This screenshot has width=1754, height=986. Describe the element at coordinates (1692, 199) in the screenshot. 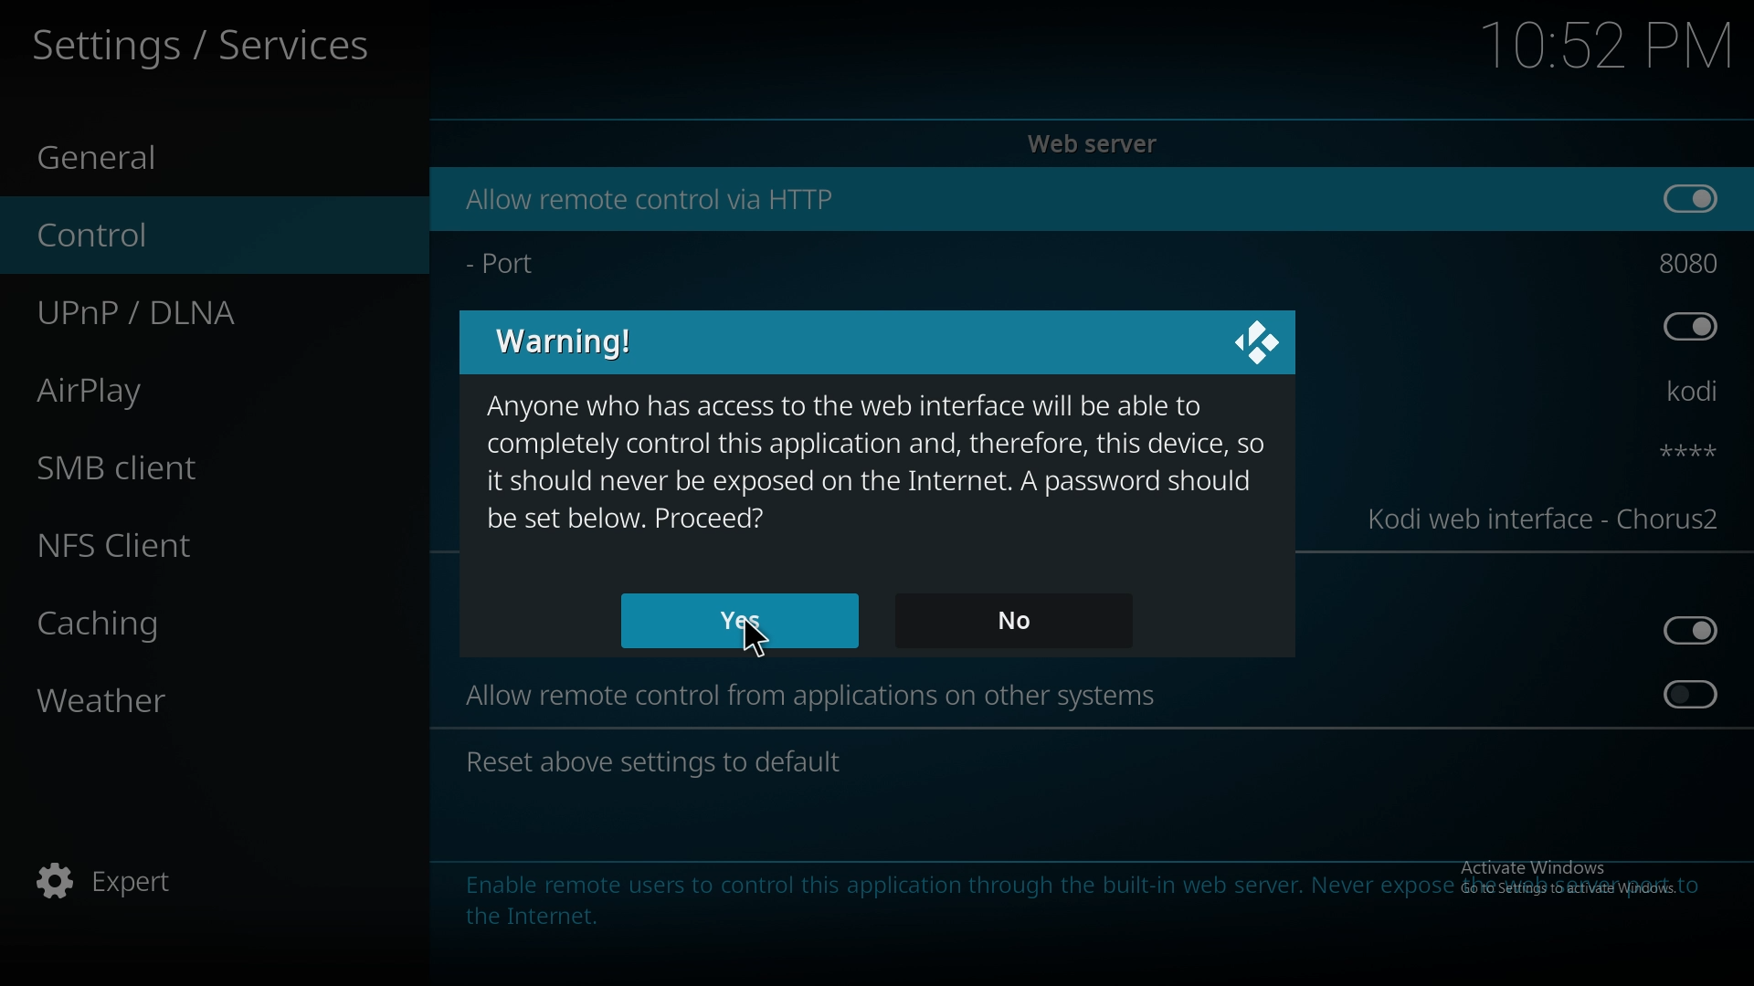

I see `toggle` at that location.